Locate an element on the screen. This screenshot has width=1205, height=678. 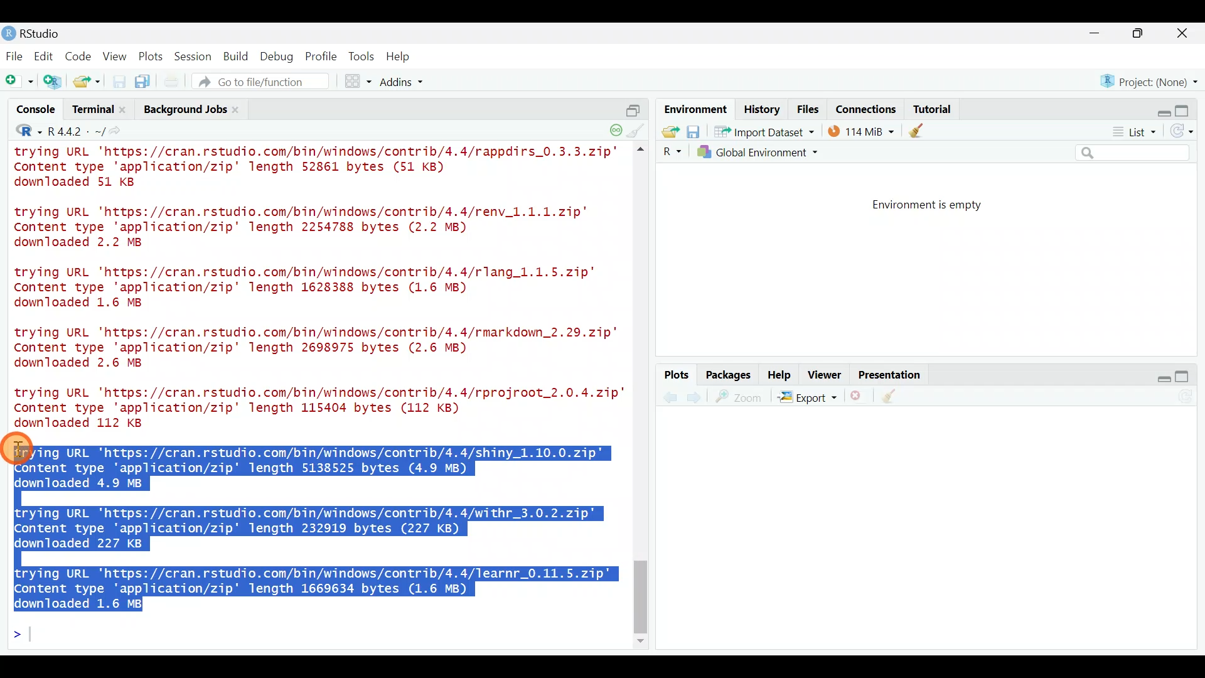
Refresh current plot is located at coordinates (1189, 397).